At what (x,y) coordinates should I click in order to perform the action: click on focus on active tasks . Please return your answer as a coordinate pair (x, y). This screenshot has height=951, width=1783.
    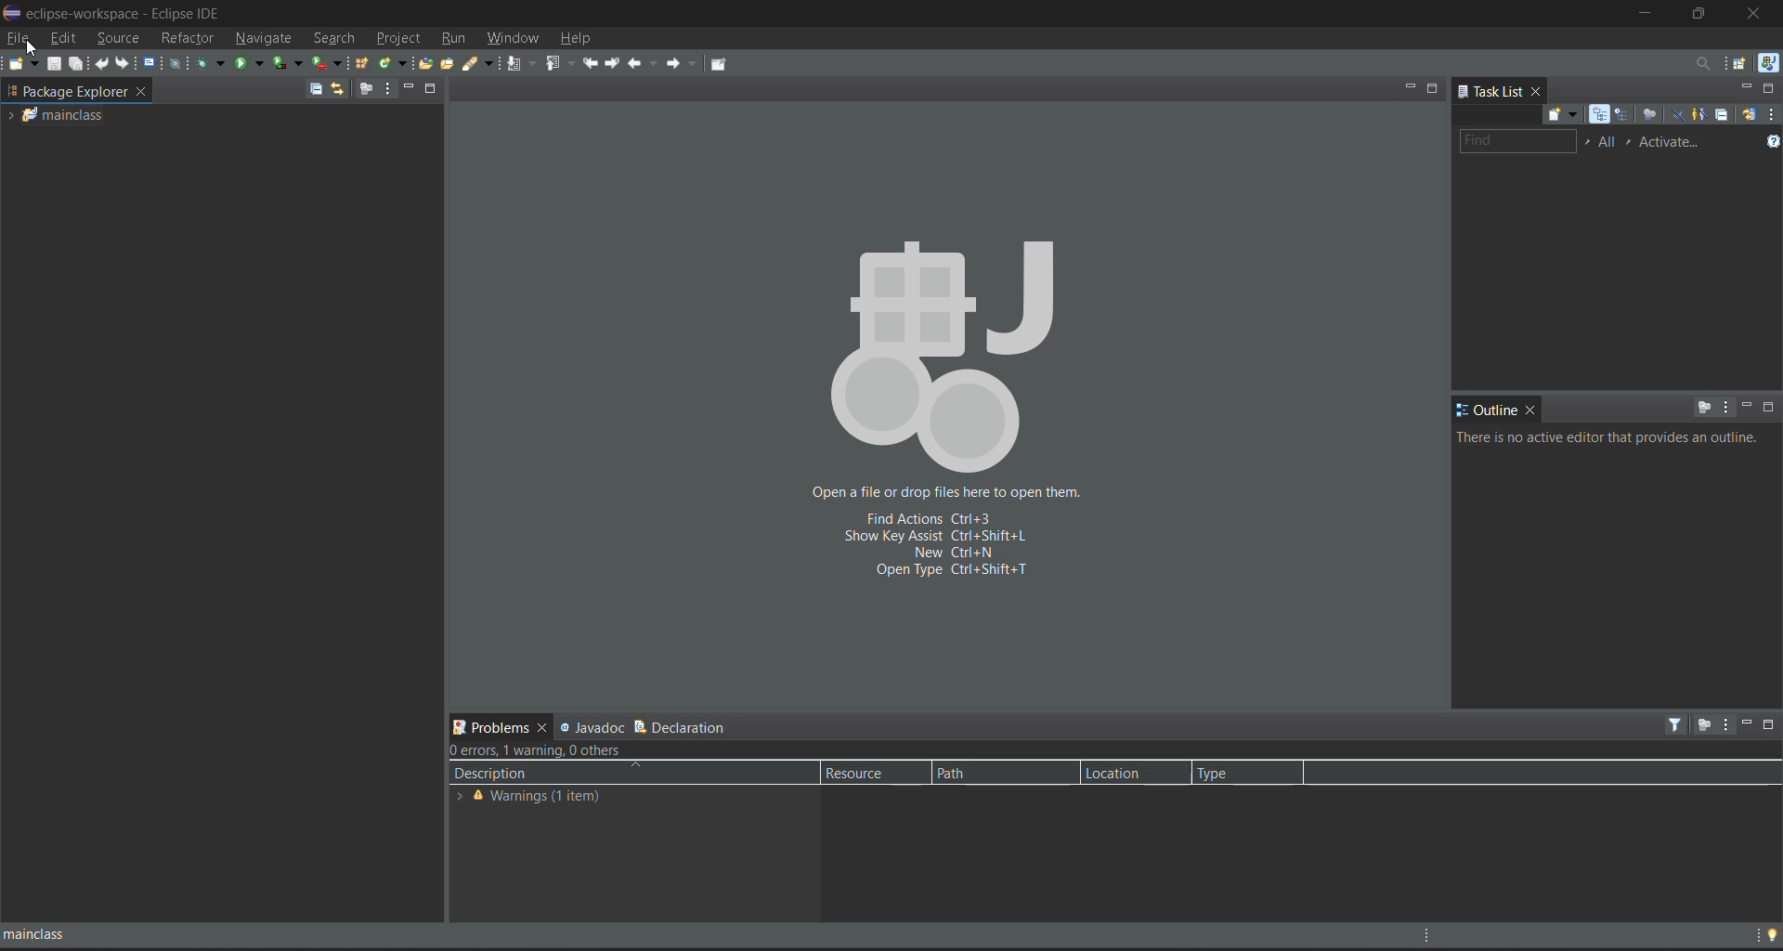
    Looking at the image, I should click on (366, 89).